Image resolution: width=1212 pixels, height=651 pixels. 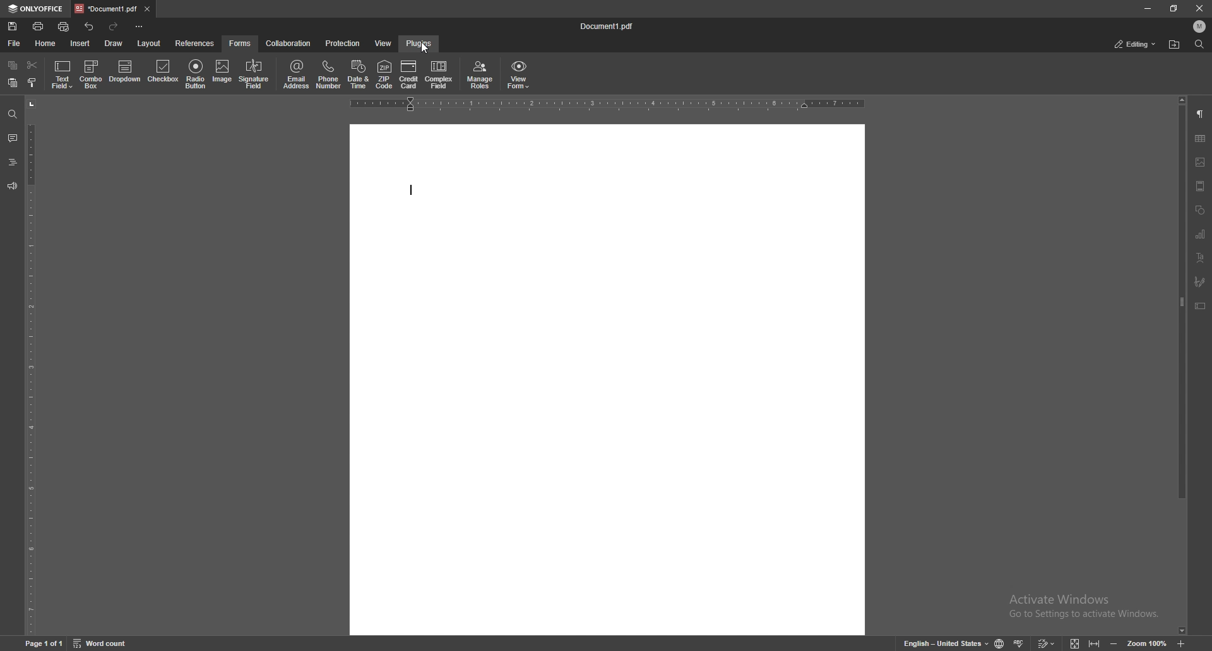 I want to click on redo, so click(x=114, y=28).